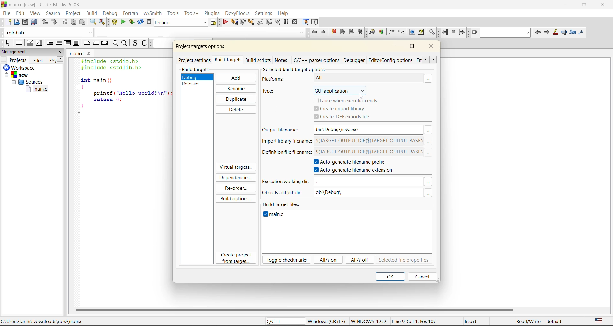 The image size is (613, 326). What do you see at coordinates (390, 61) in the screenshot?
I see `editor/config options` at bounding box center [390, 61].